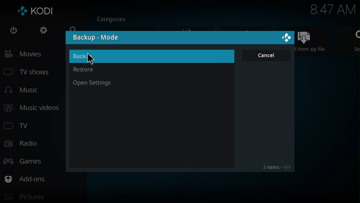 The height and width of the screenshot is (203, 360). What do you see at coordinates (33, 108) in the screenshot?
I see `Music videos` at bounding box center [33, 108].